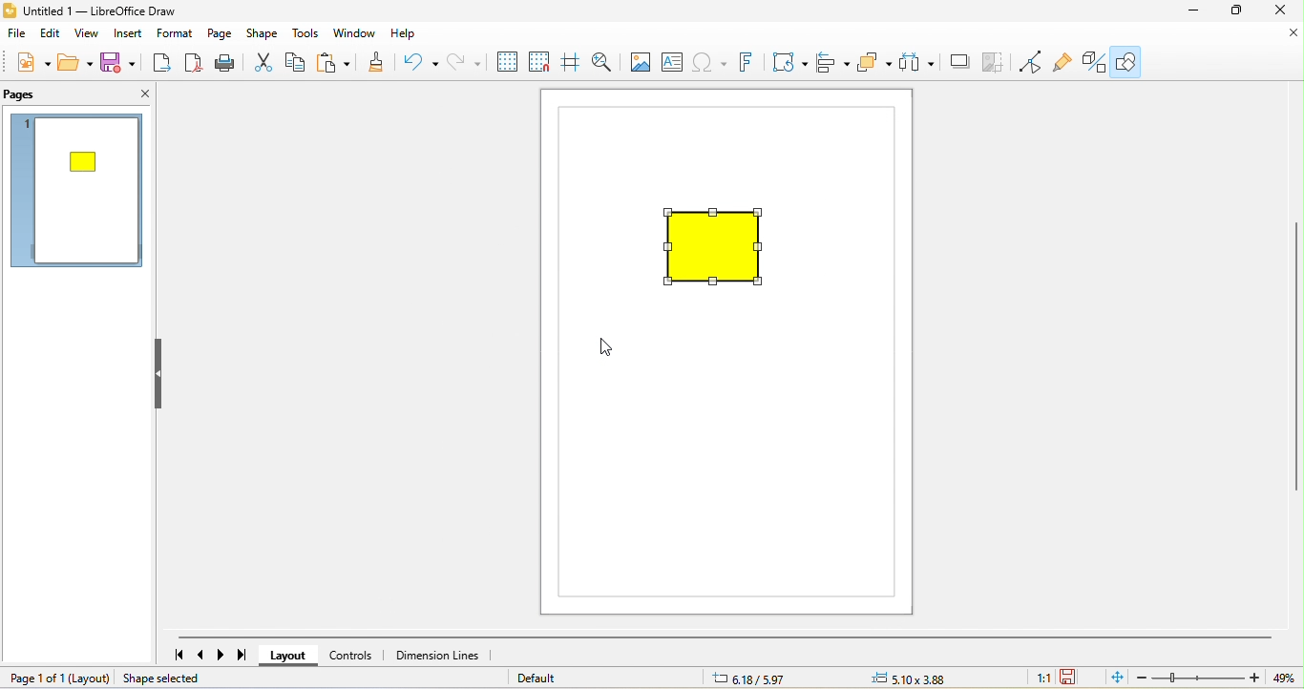  I want to click on 1:1, so click(1043, 679).